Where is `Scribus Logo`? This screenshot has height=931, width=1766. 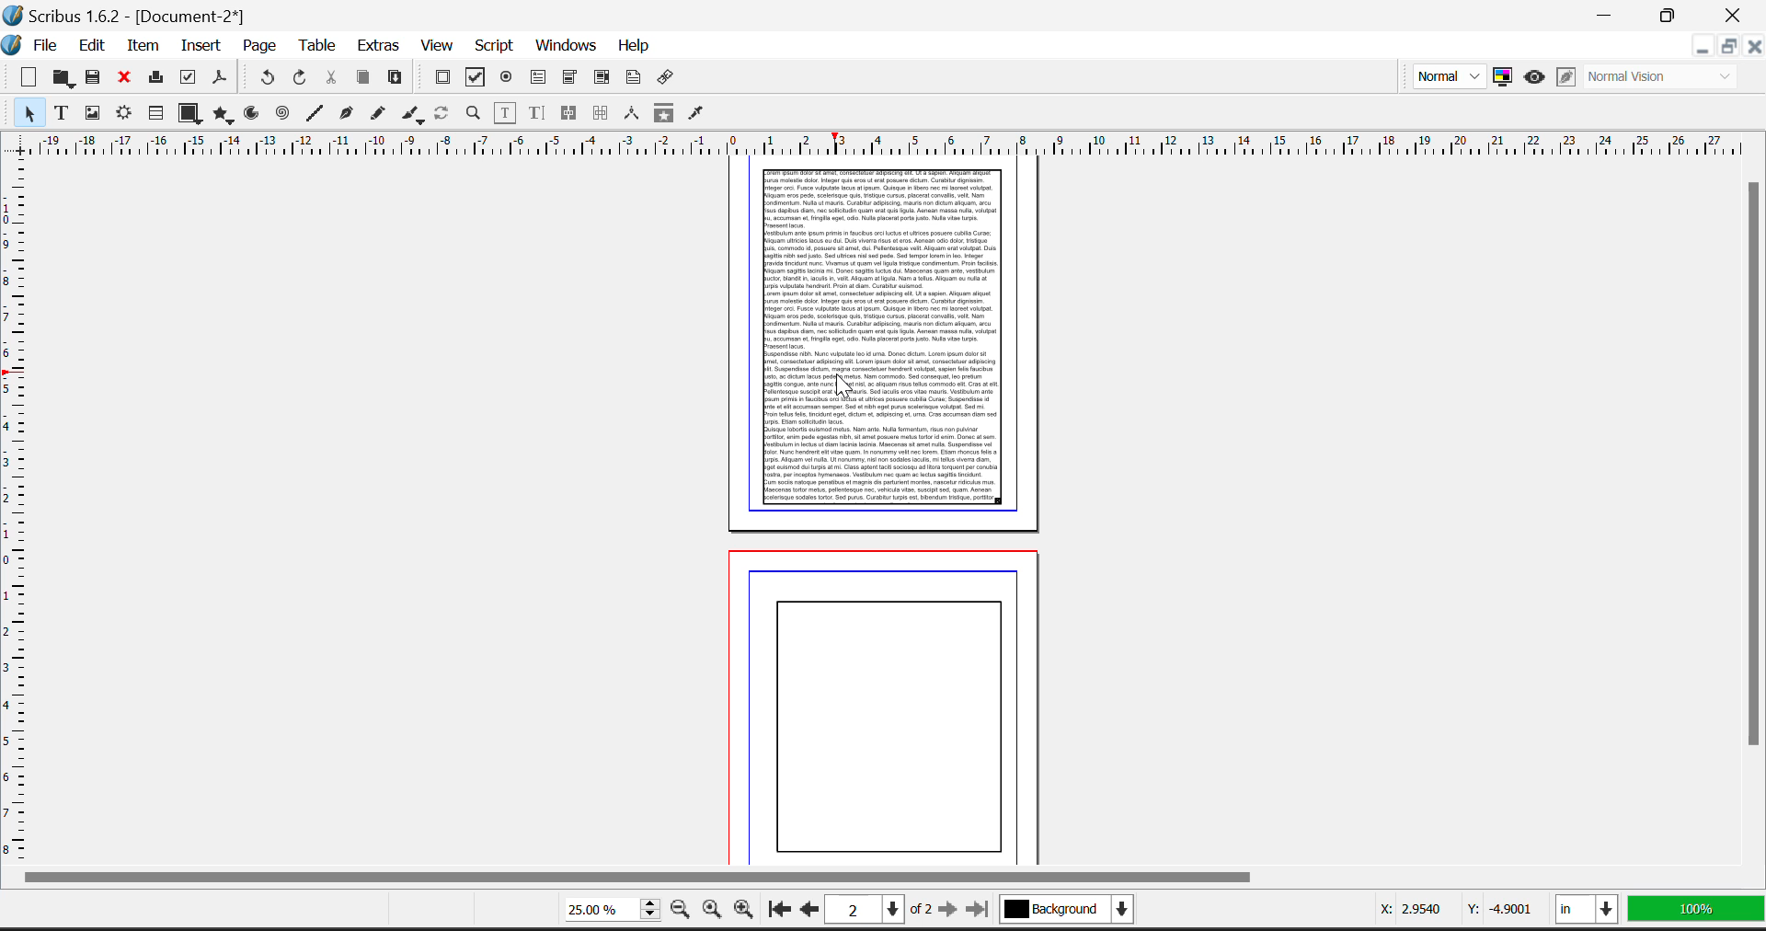 Scribus Logo is located at coordinates (13, 46).